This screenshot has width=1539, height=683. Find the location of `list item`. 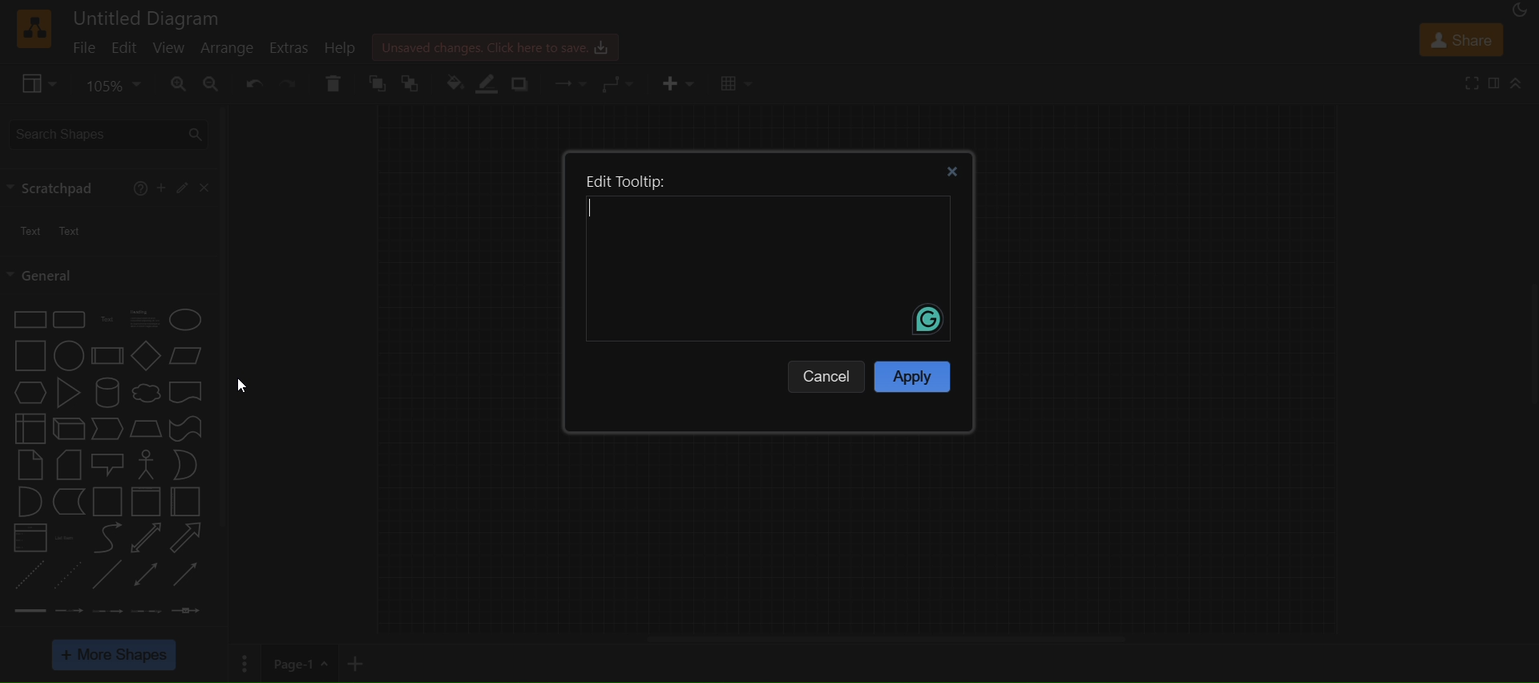

list item is located at coordinates (67, 538).